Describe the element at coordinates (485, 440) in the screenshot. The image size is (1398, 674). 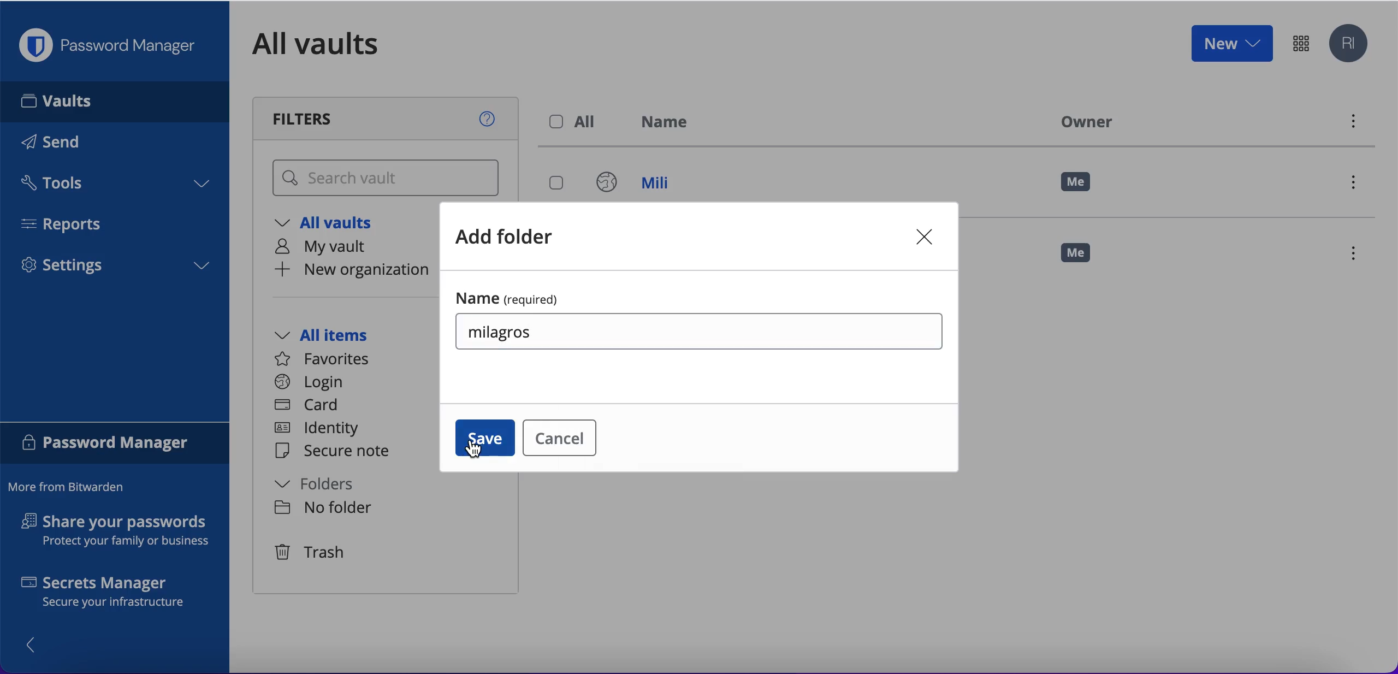
I see `save` at that location.